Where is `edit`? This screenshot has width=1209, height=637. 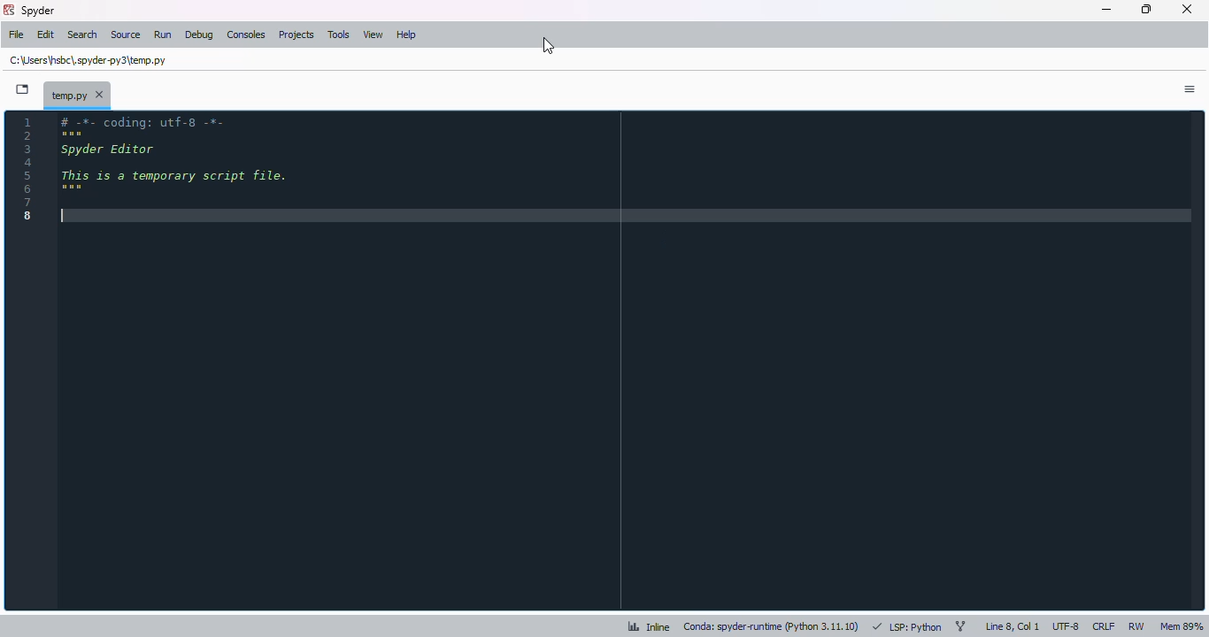 edit is located at coordinates (46, 35).